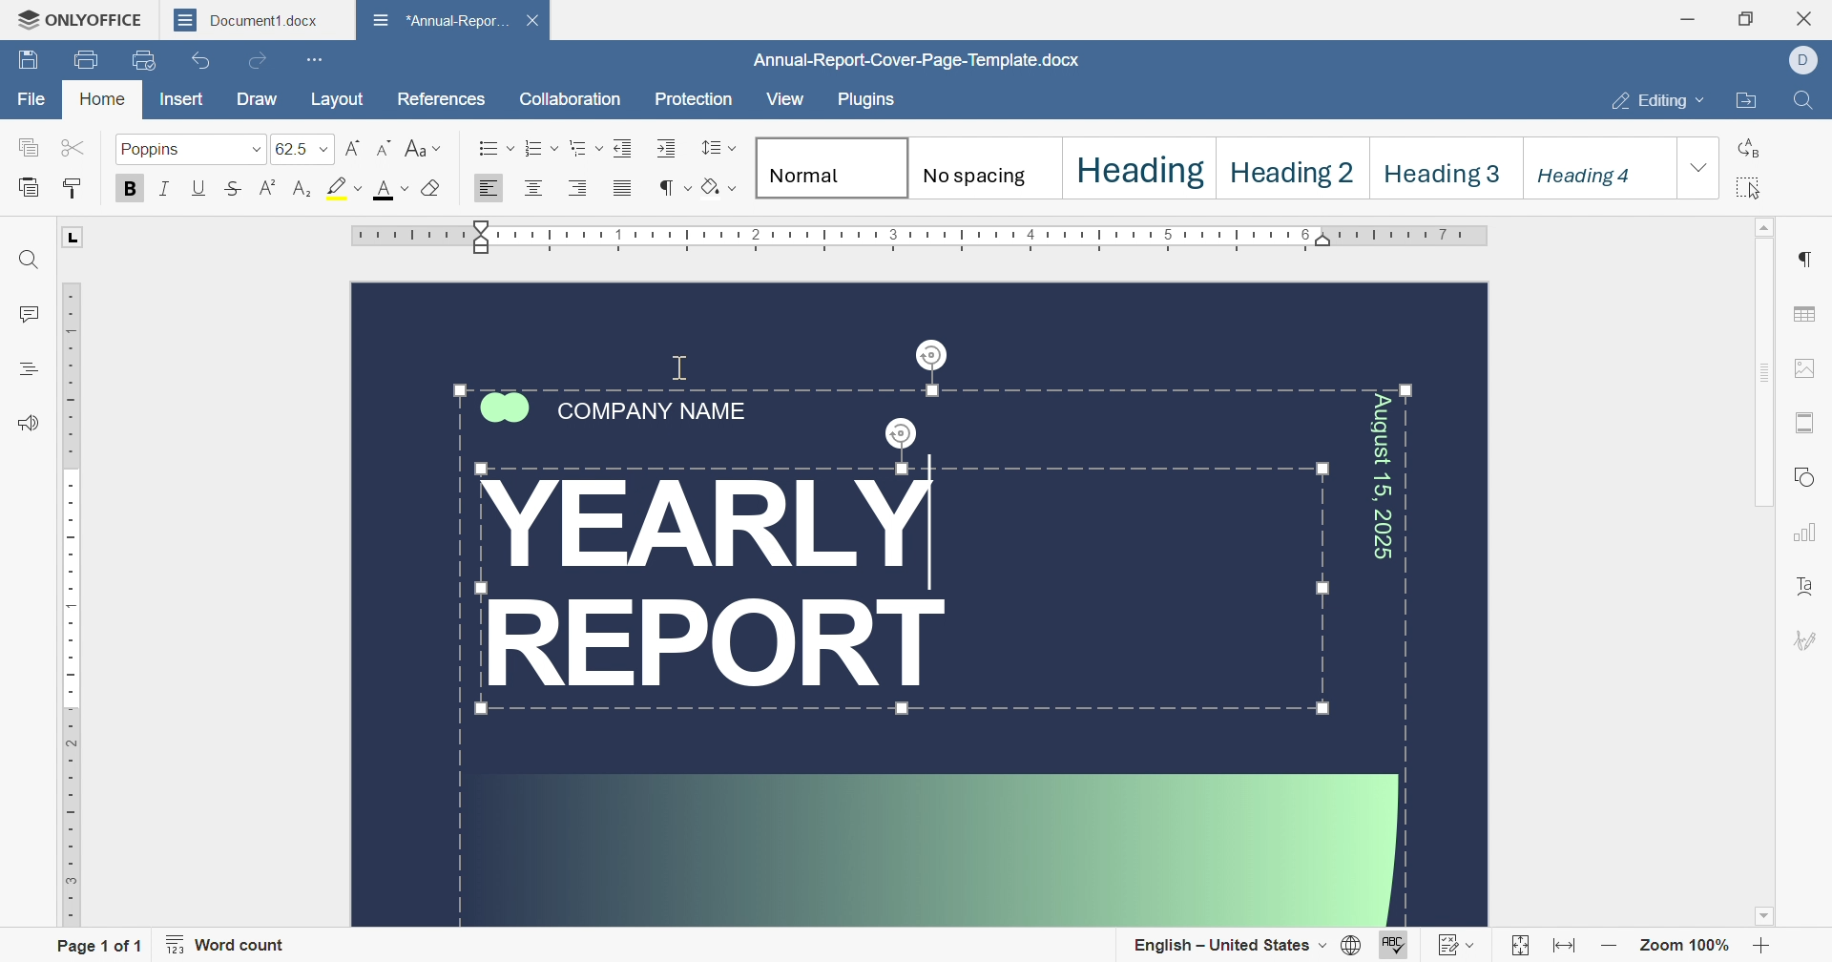 The image size is (1832, 962). Describe the element at coordinates (1803, 421) in the screenshot. I see `header and footer settings` at that location.